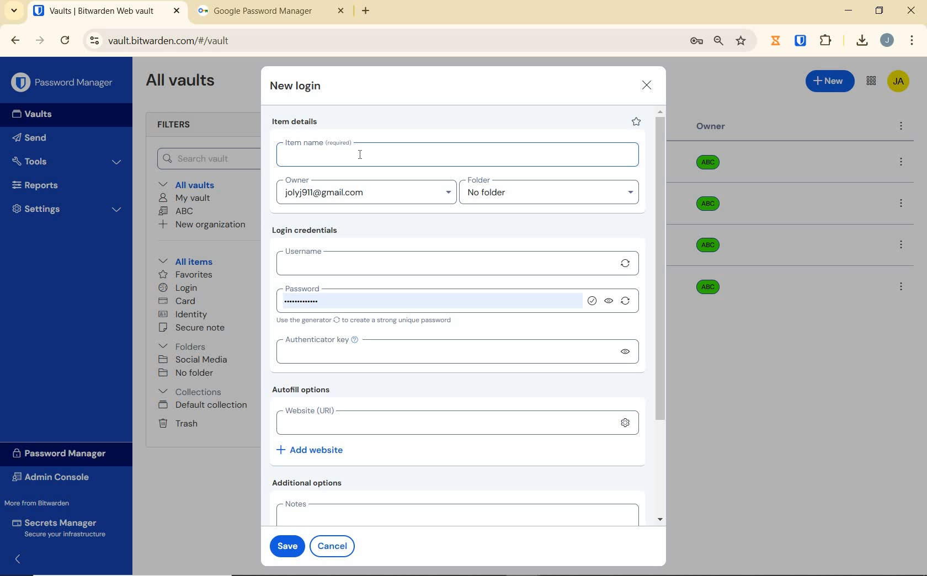  I want to click on owner, so click(365, 190).